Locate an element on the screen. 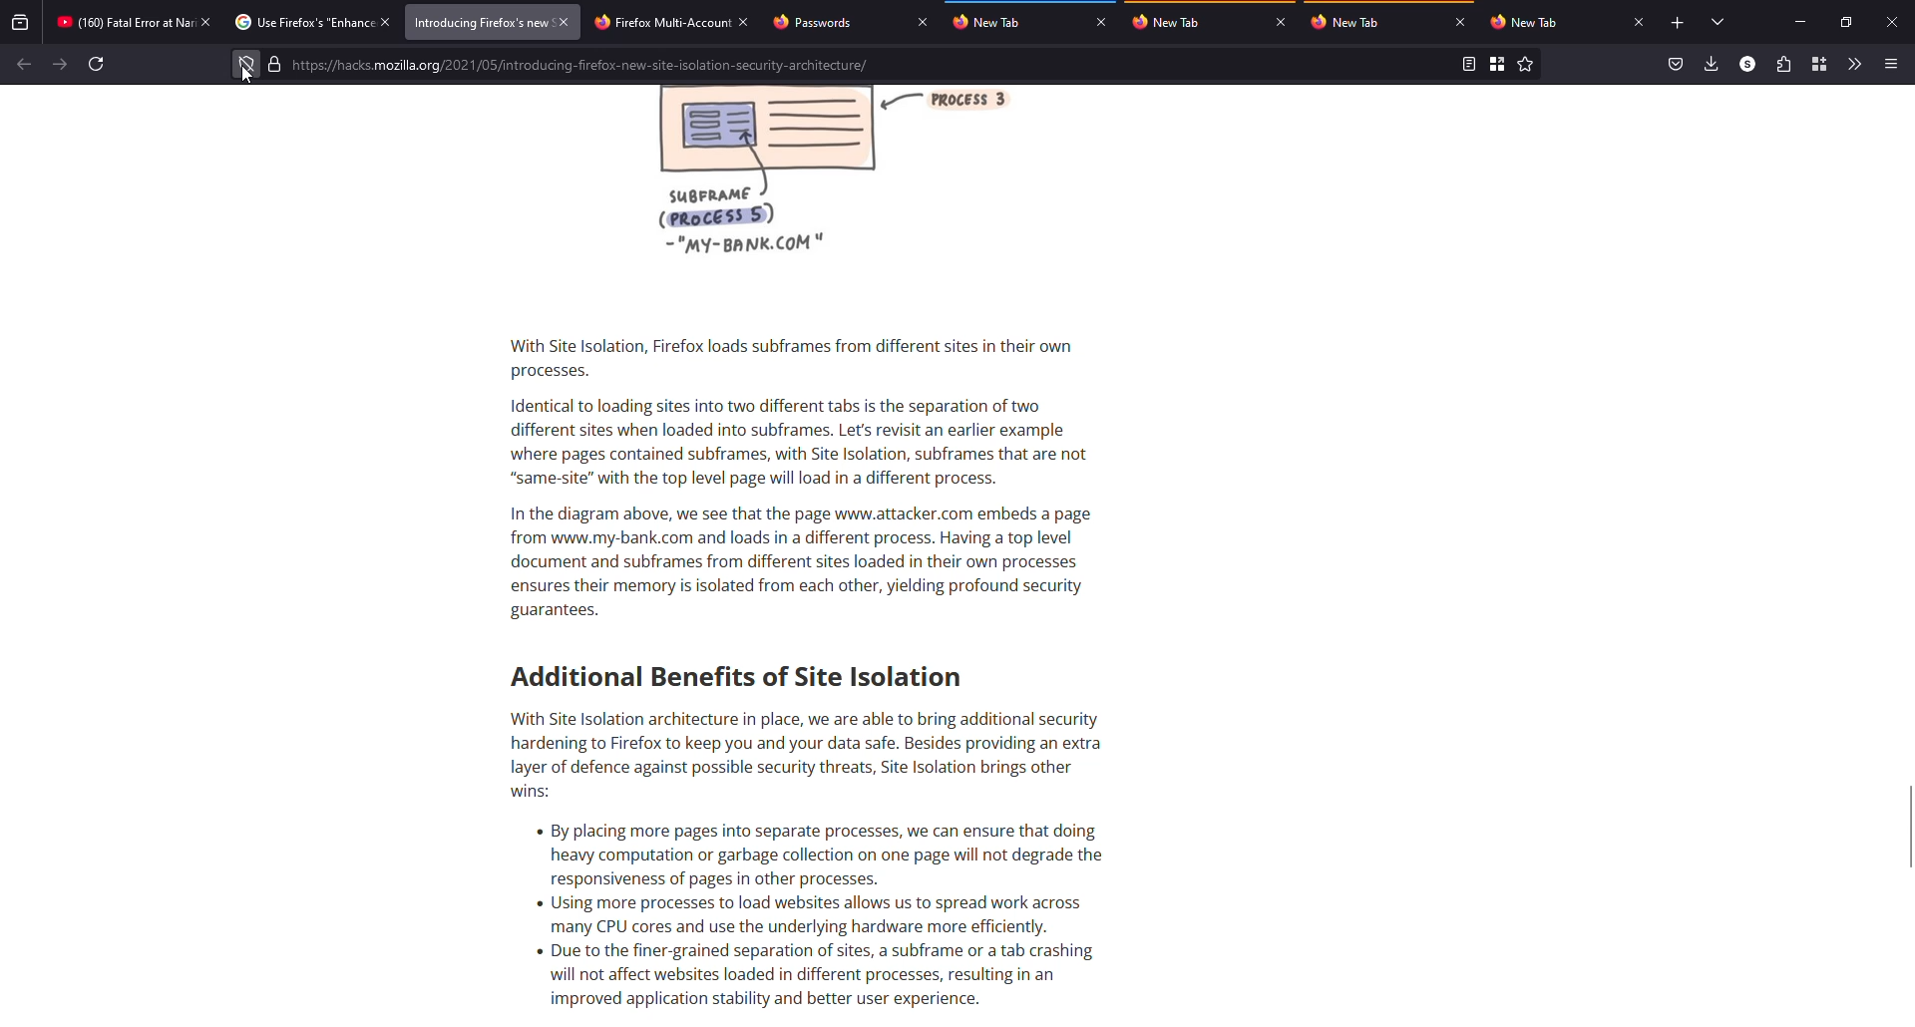 Image resolution: width=1915 pixels, height=1027 pixels. close is located at coordinates (922, 22).